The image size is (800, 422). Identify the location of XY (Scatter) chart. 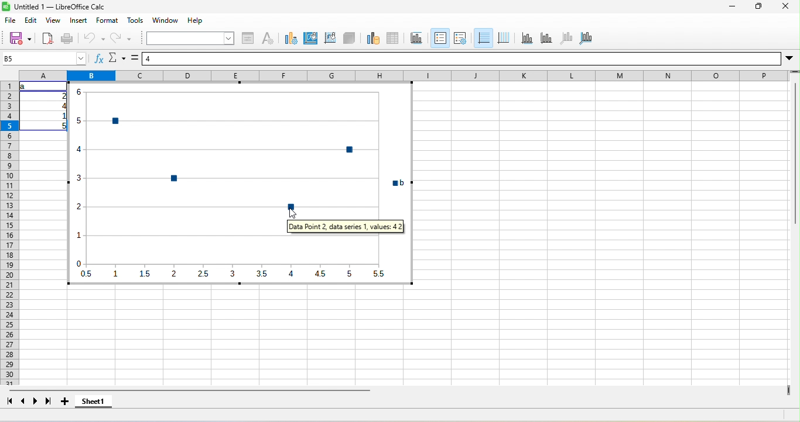
(240, 150).